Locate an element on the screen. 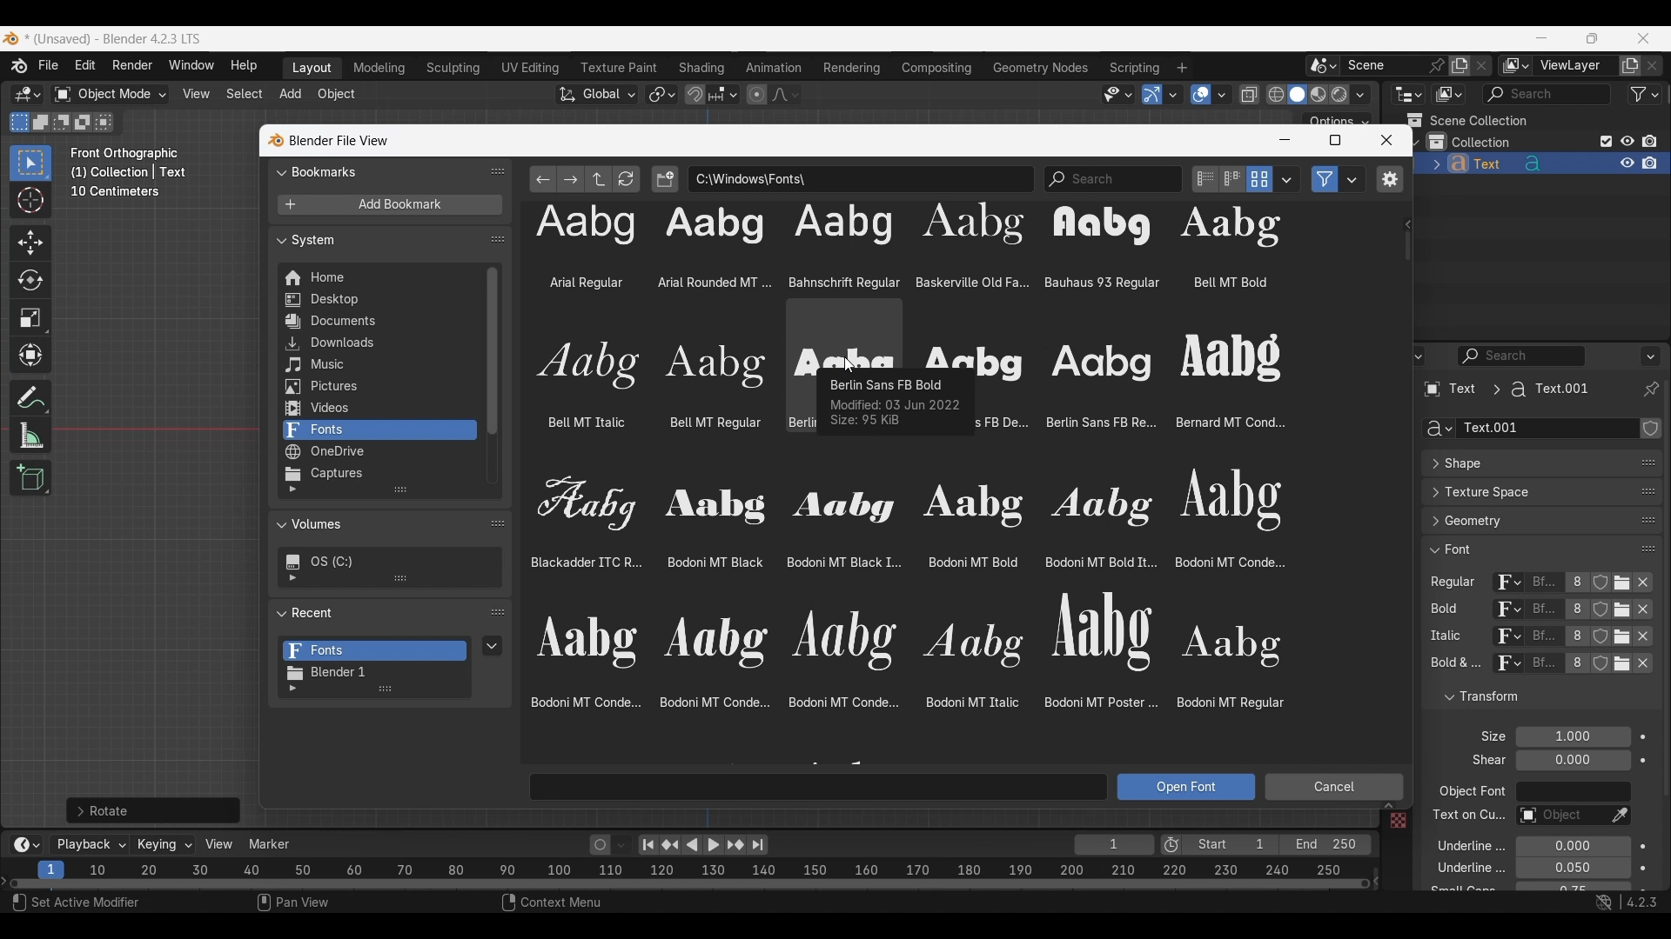  Layout workspace, current selection is located at coordinates (312, 69).